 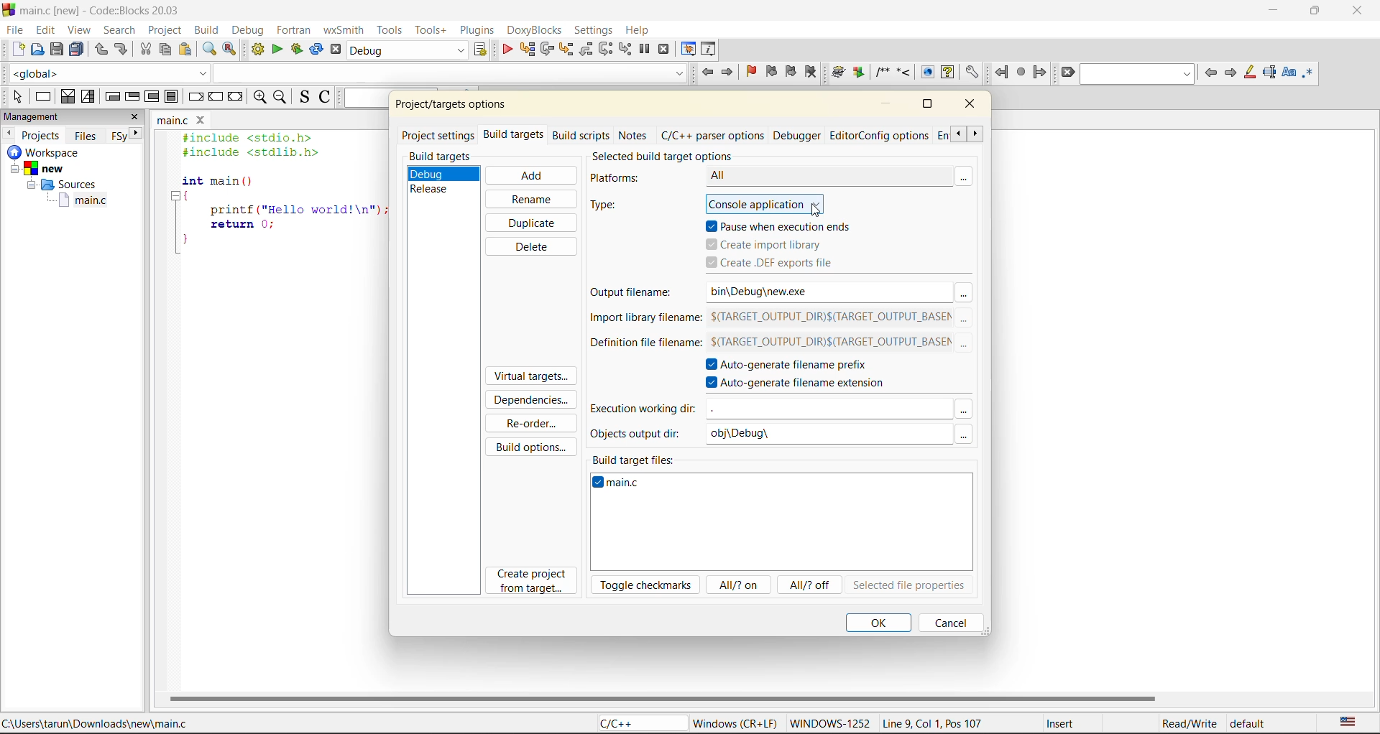 I want to click on add, so click(x=533, y=174).